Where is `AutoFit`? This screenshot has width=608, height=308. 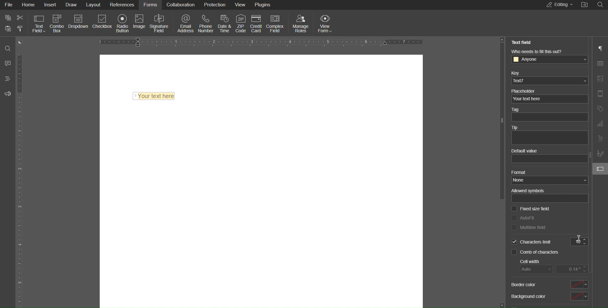 AutoFit is located at coordinates (523, 217).